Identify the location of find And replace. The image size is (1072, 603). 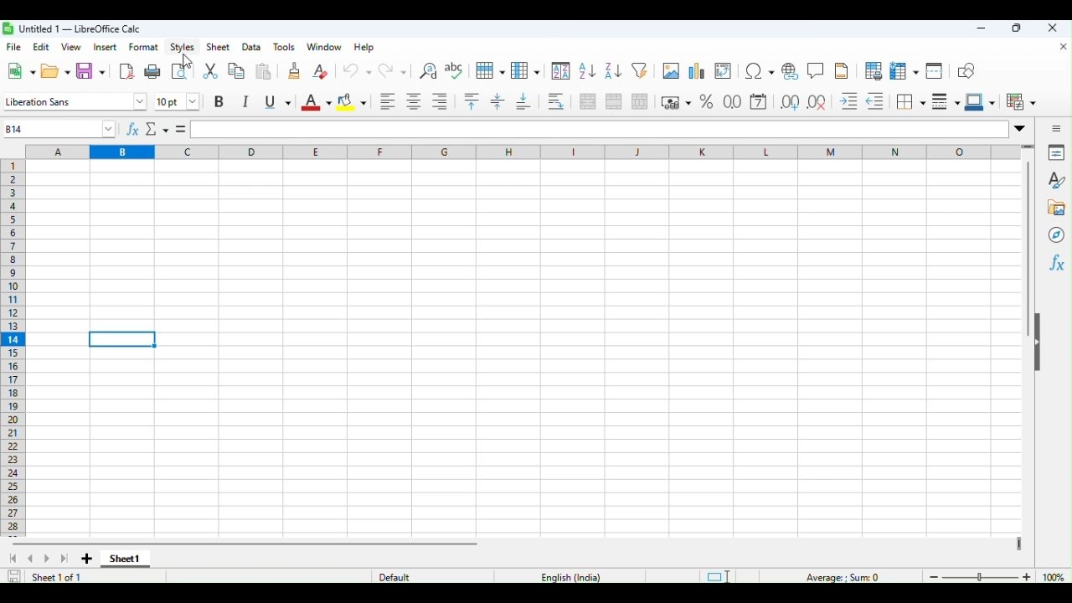
(428, 69).